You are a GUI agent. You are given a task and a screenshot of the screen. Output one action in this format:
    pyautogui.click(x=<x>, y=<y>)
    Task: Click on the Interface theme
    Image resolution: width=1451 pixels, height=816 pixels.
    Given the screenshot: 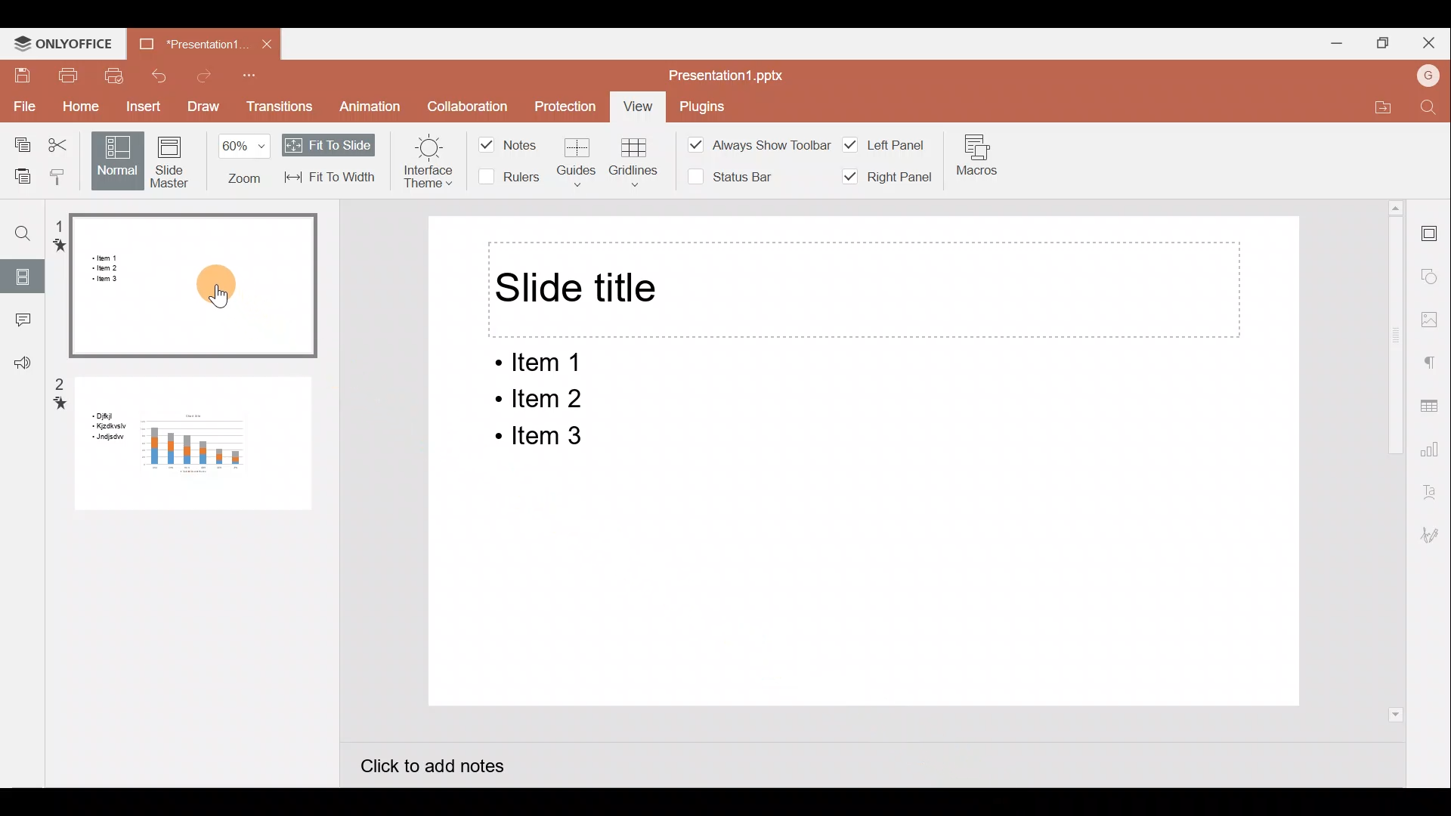 What is the action you would take?
    pyautogui.click(x=429, y=159)
    